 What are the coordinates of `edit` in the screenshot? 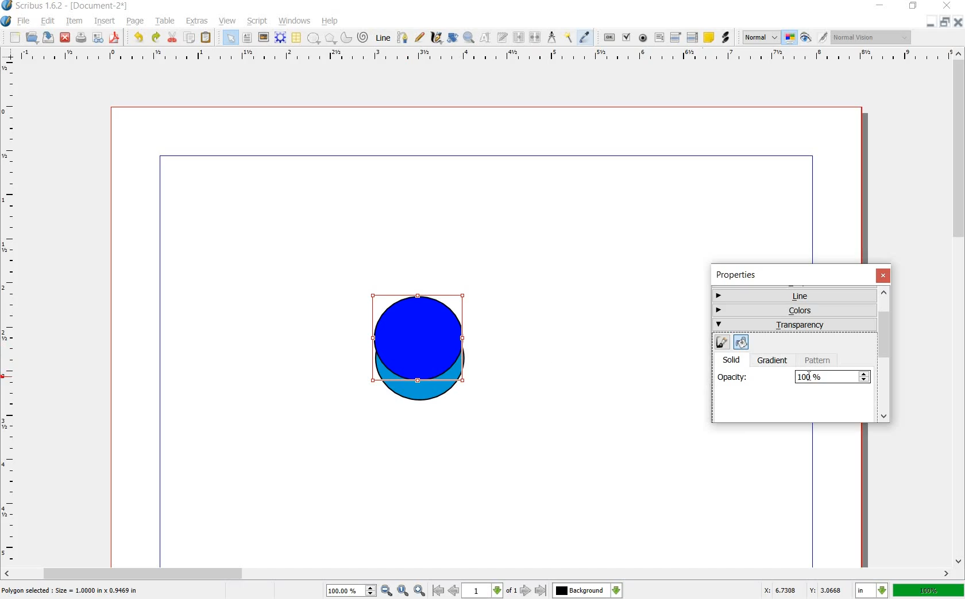 It's located at (49, 22).